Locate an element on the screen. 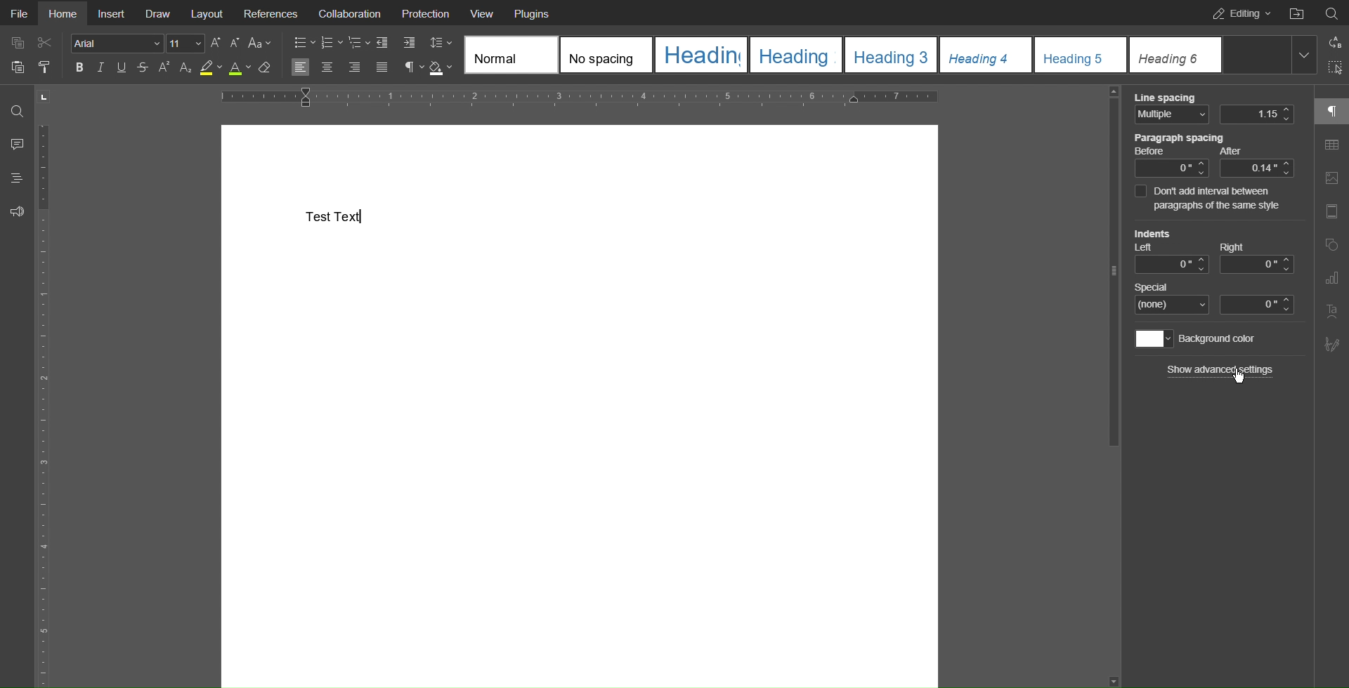 The image size is (1349, 688). Horizontal Ruler is located at coordinates (579, 98).